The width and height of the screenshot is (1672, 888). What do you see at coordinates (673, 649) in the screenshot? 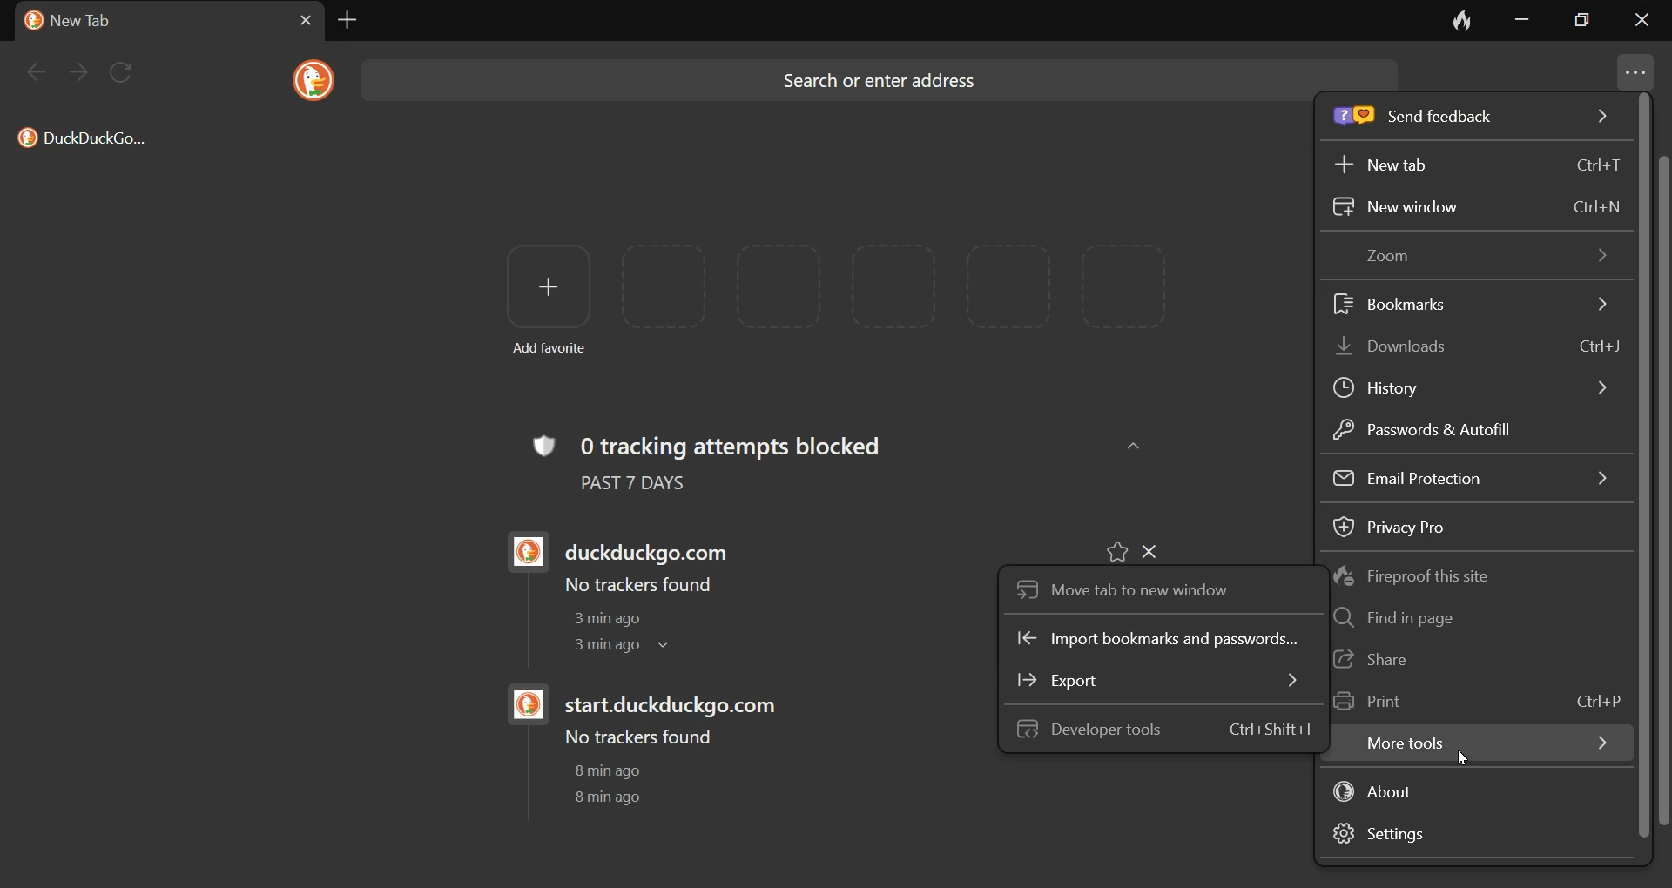
I see `dropdown` at bounding box center [673, 649].